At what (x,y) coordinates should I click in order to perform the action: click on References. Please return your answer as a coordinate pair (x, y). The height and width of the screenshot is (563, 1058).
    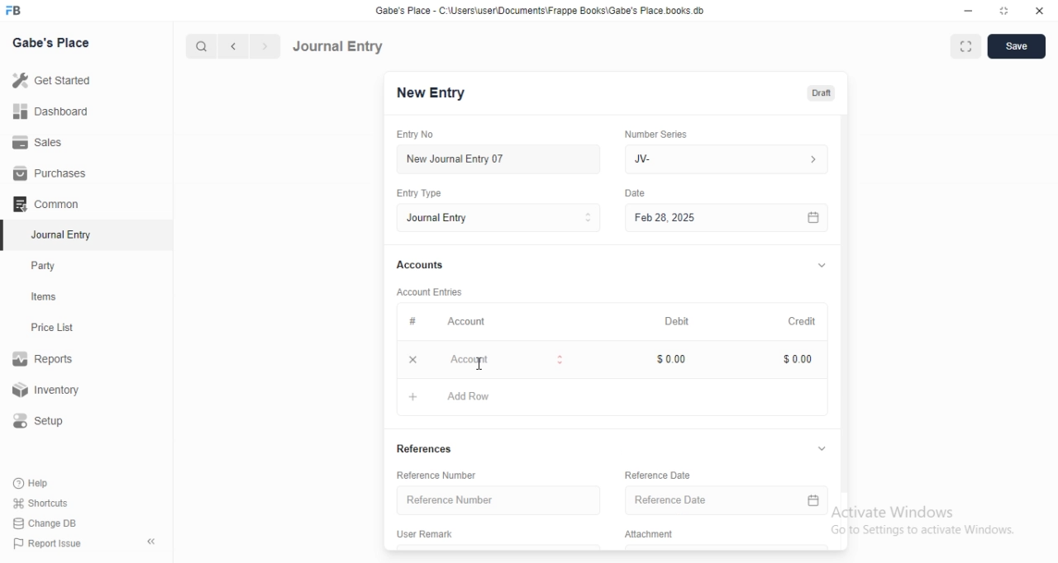
    Looking at the image, I should click on (431, 450).